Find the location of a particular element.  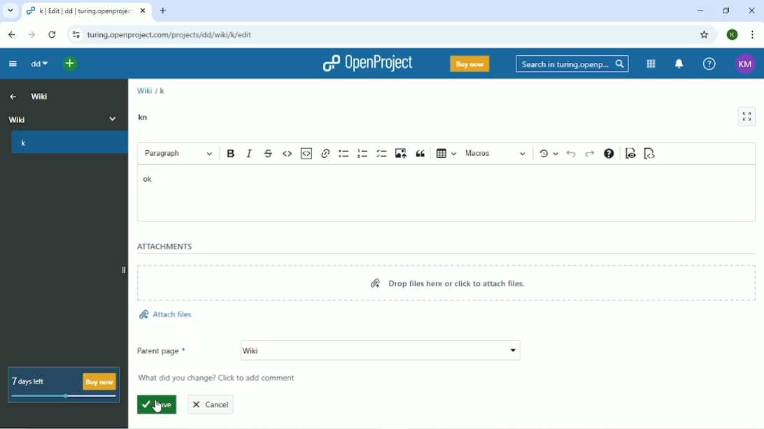

Undo is located at coordinates (572, 155).